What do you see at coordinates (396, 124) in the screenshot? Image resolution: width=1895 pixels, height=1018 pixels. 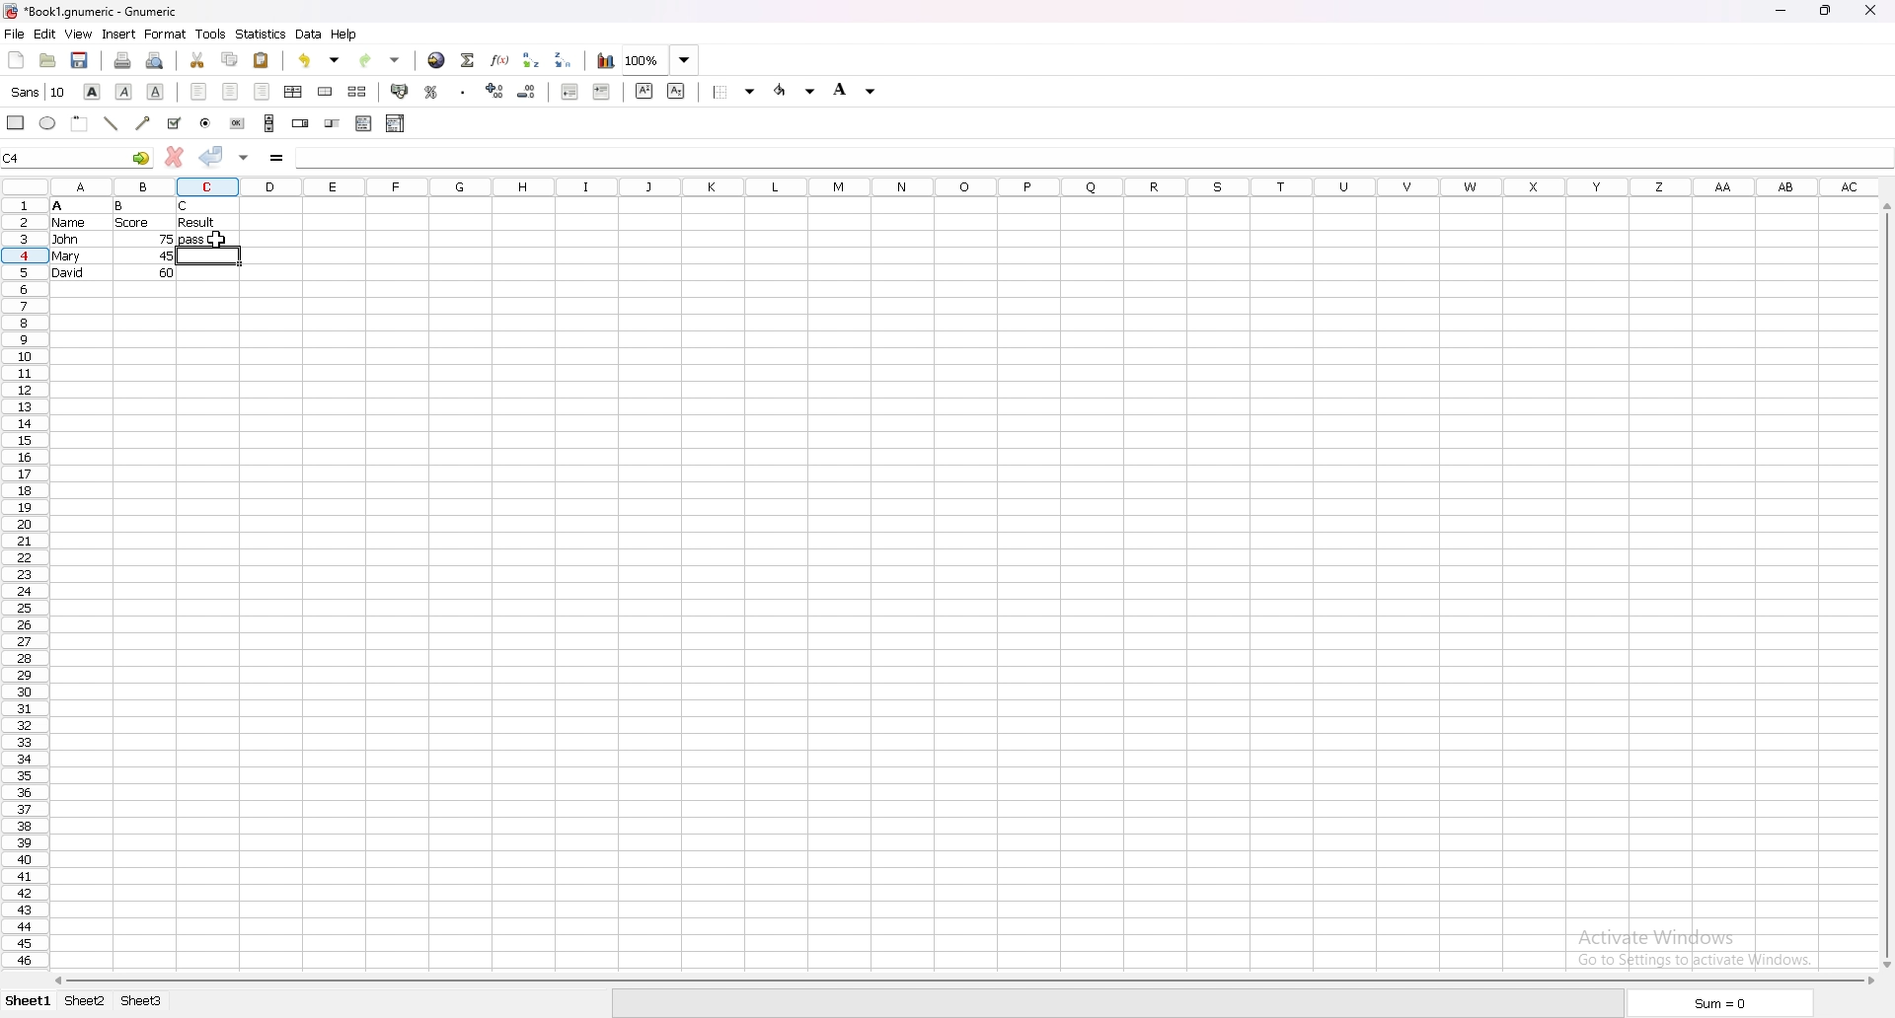 I see `combo box` at bounding box center [396, 124].